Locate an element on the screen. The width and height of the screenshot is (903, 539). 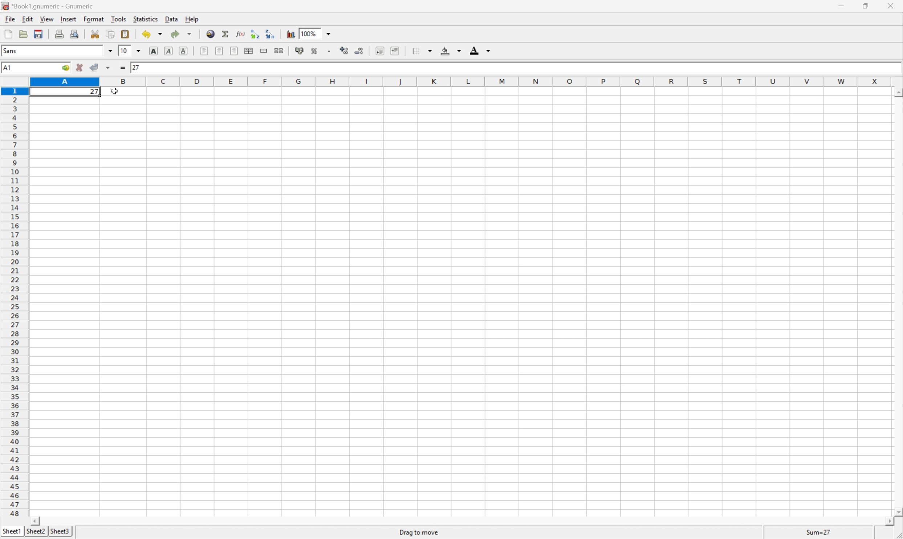
Edit function in current cell is located at coordinates (241, 33).